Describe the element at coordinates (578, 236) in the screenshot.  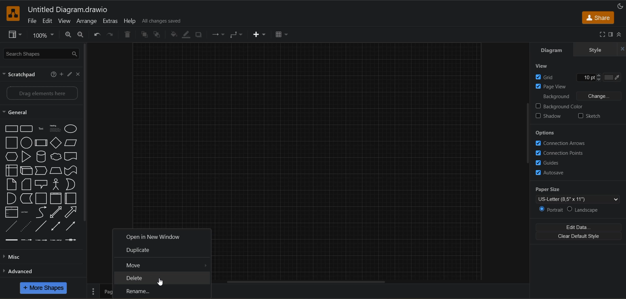
I see `clear default style` at that location.